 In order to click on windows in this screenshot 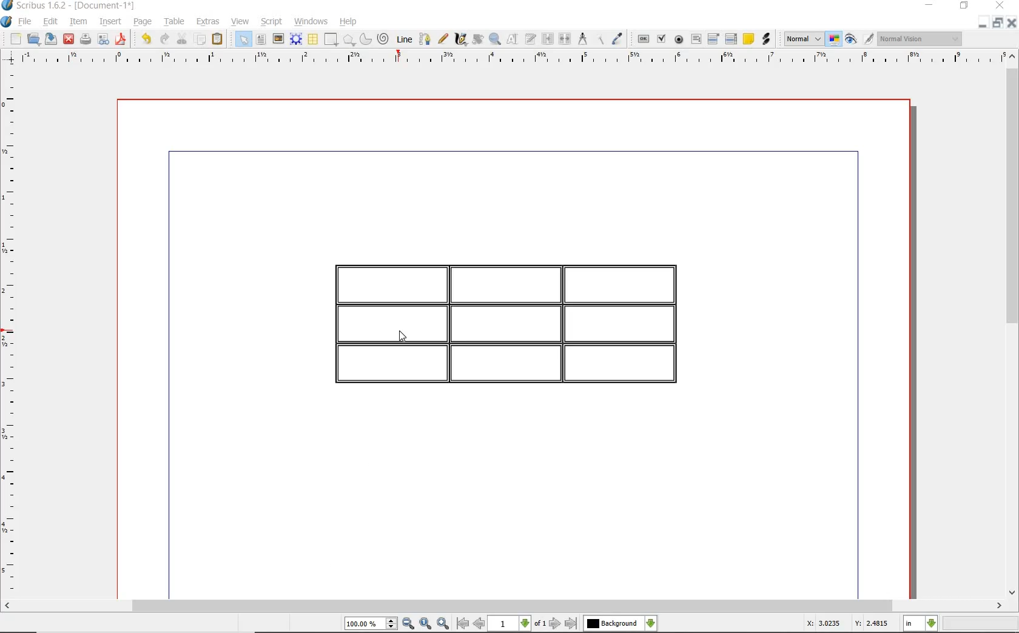, I will do `click(311, 21)`.